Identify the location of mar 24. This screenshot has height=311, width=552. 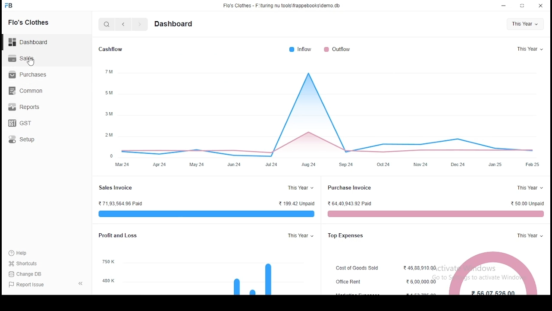
(122, 164).